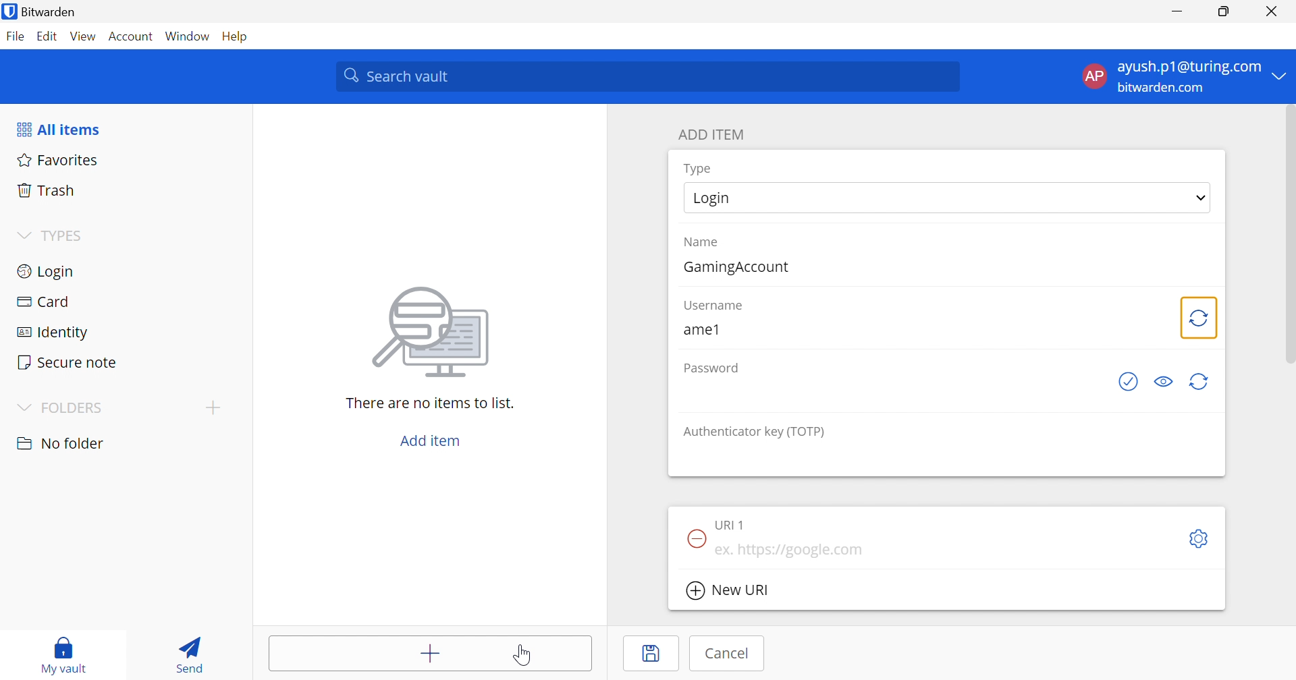 Image resolution: width=1296 pixels, height=680 pixels. Describe the element at coordinates (45, 303) in the screenshot. I see `Card` at that location.